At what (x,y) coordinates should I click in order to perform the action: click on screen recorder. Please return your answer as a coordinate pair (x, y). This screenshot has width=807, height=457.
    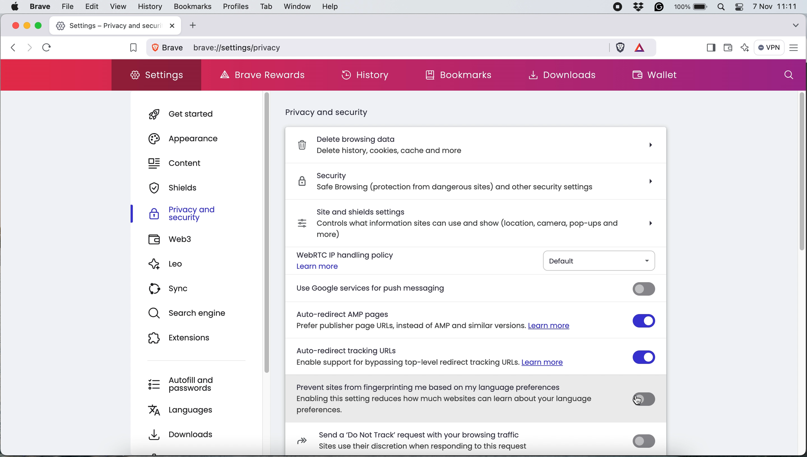
    Looking at the image, I should click on (619, 7).